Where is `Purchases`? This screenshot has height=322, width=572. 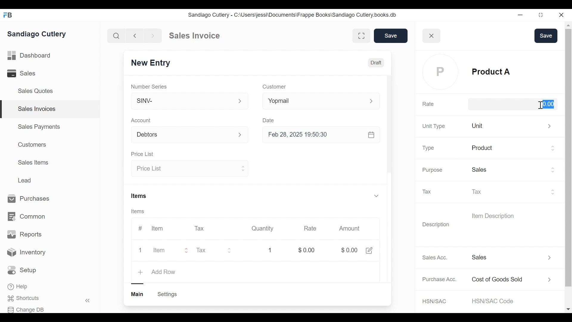 Purchases is located at coordinates (32, 199).